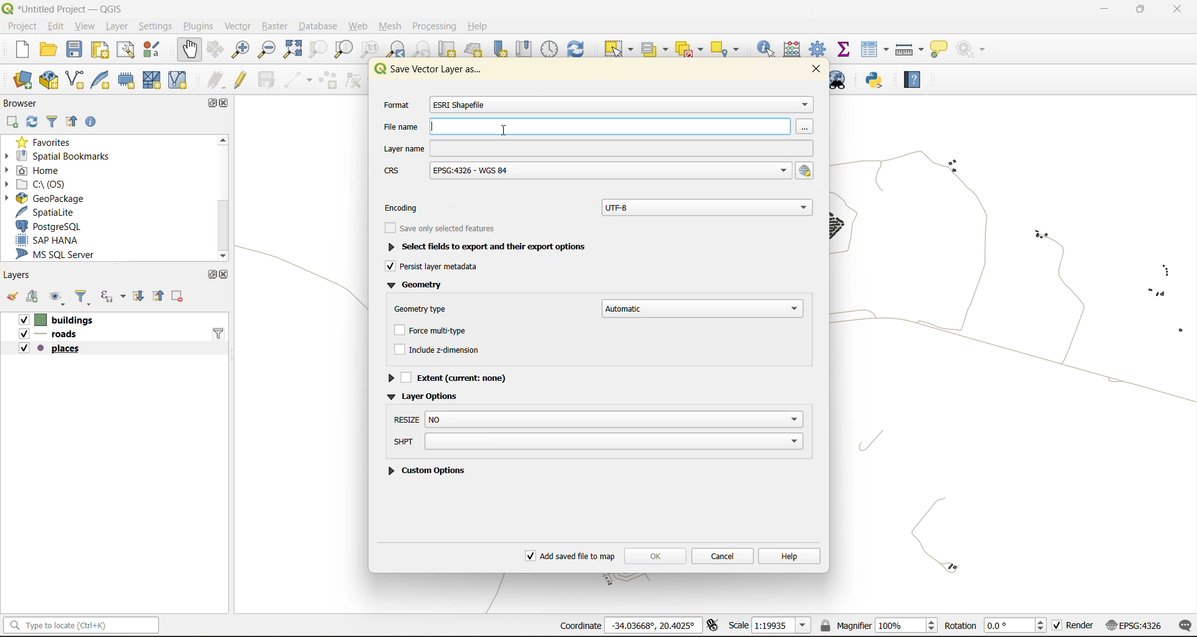 The height and width of the screenshot is (637, 1197). Describe the element at coordinates (481, 26) in the screenshot. I see `help` at that location.